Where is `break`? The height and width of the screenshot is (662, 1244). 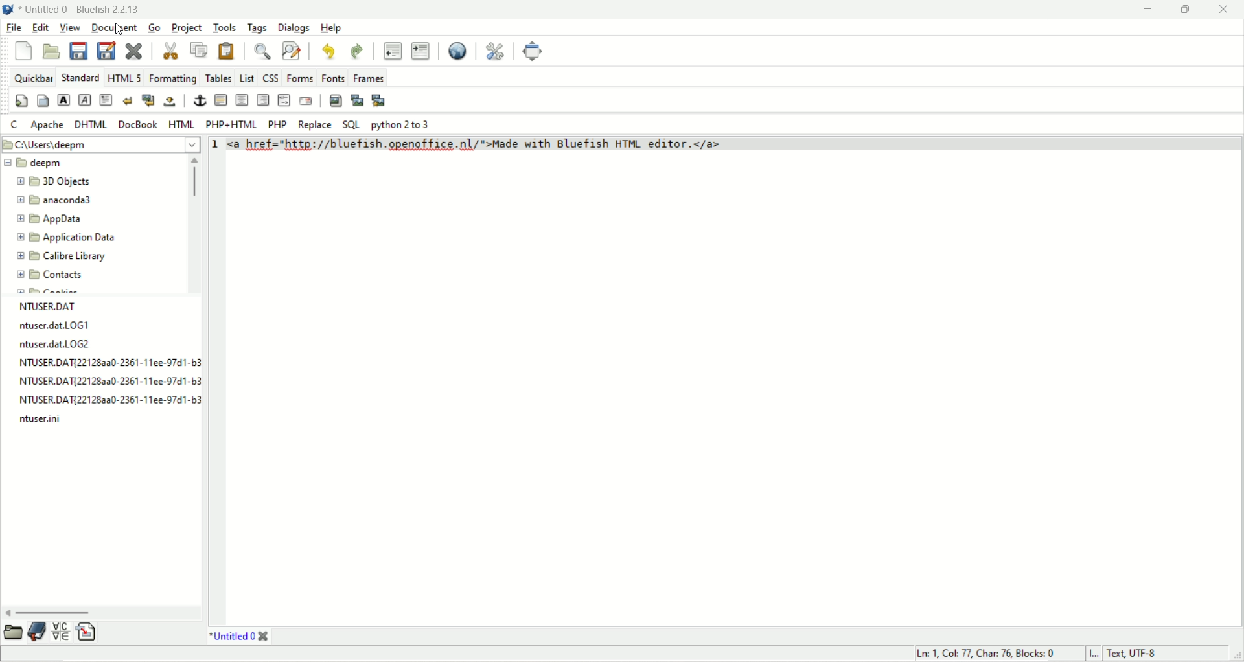
break is located at coordinates (129, 100).